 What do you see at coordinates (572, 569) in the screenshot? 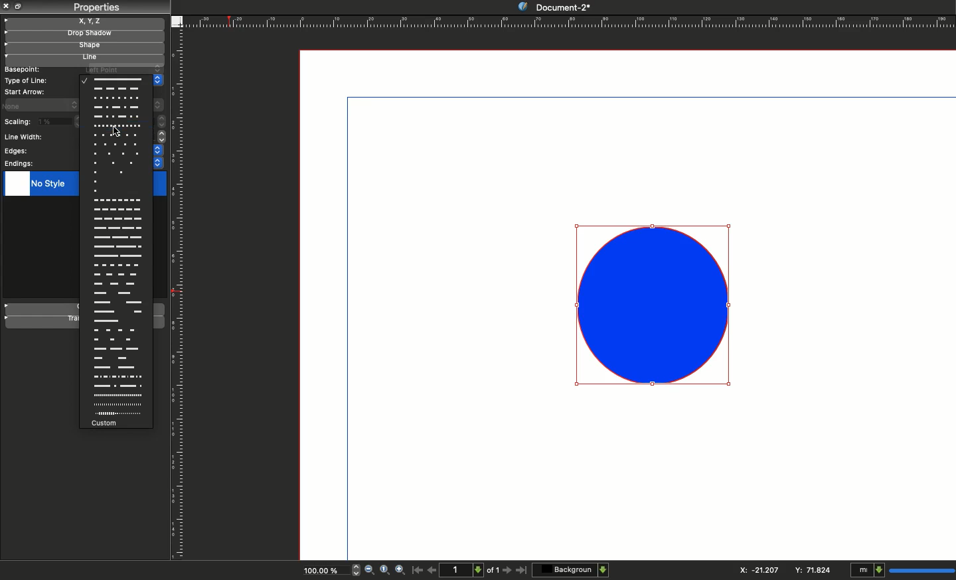
I see `Background` at bounding box center [572, 569].